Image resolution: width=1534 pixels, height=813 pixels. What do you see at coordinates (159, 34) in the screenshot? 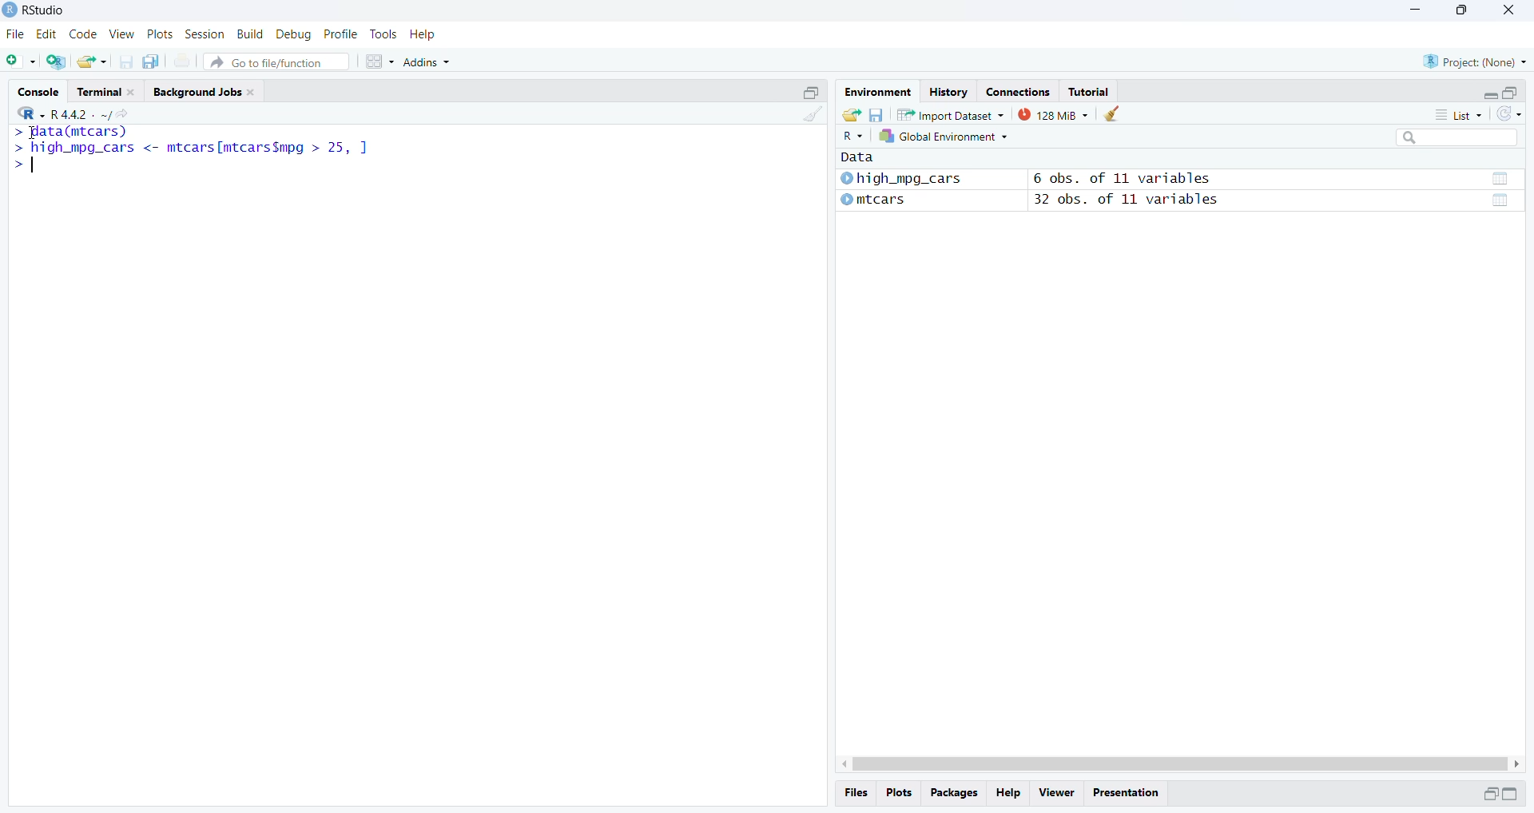
I see `Plots` at bounding box center [159, 34].